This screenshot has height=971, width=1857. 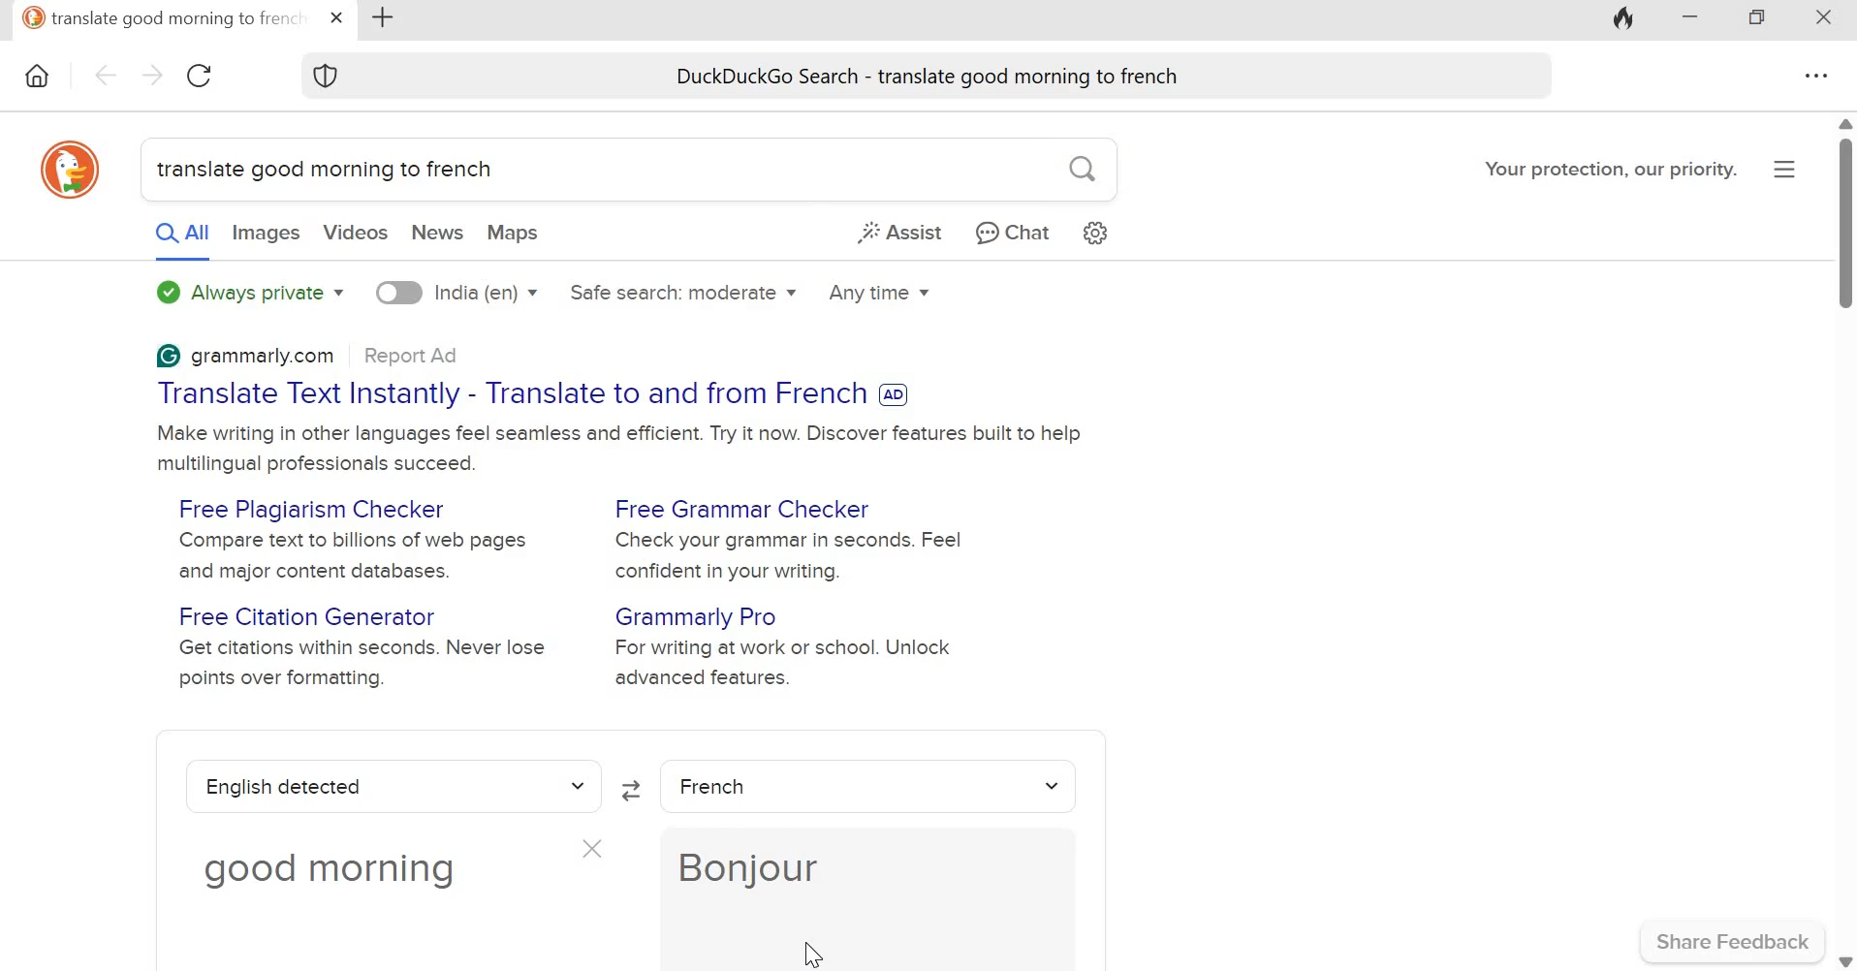 What do you see at coordinates (808, 949) in the screenshot?
I see `cursor` at bounding box center [808, 949].